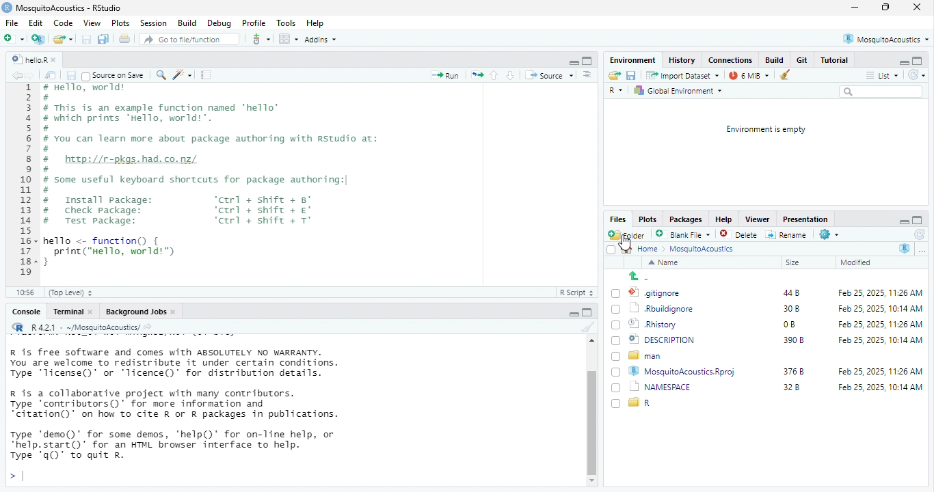 The width and height of the screenshot is (934, 492). I want to click on compile report, so click(207, 76).